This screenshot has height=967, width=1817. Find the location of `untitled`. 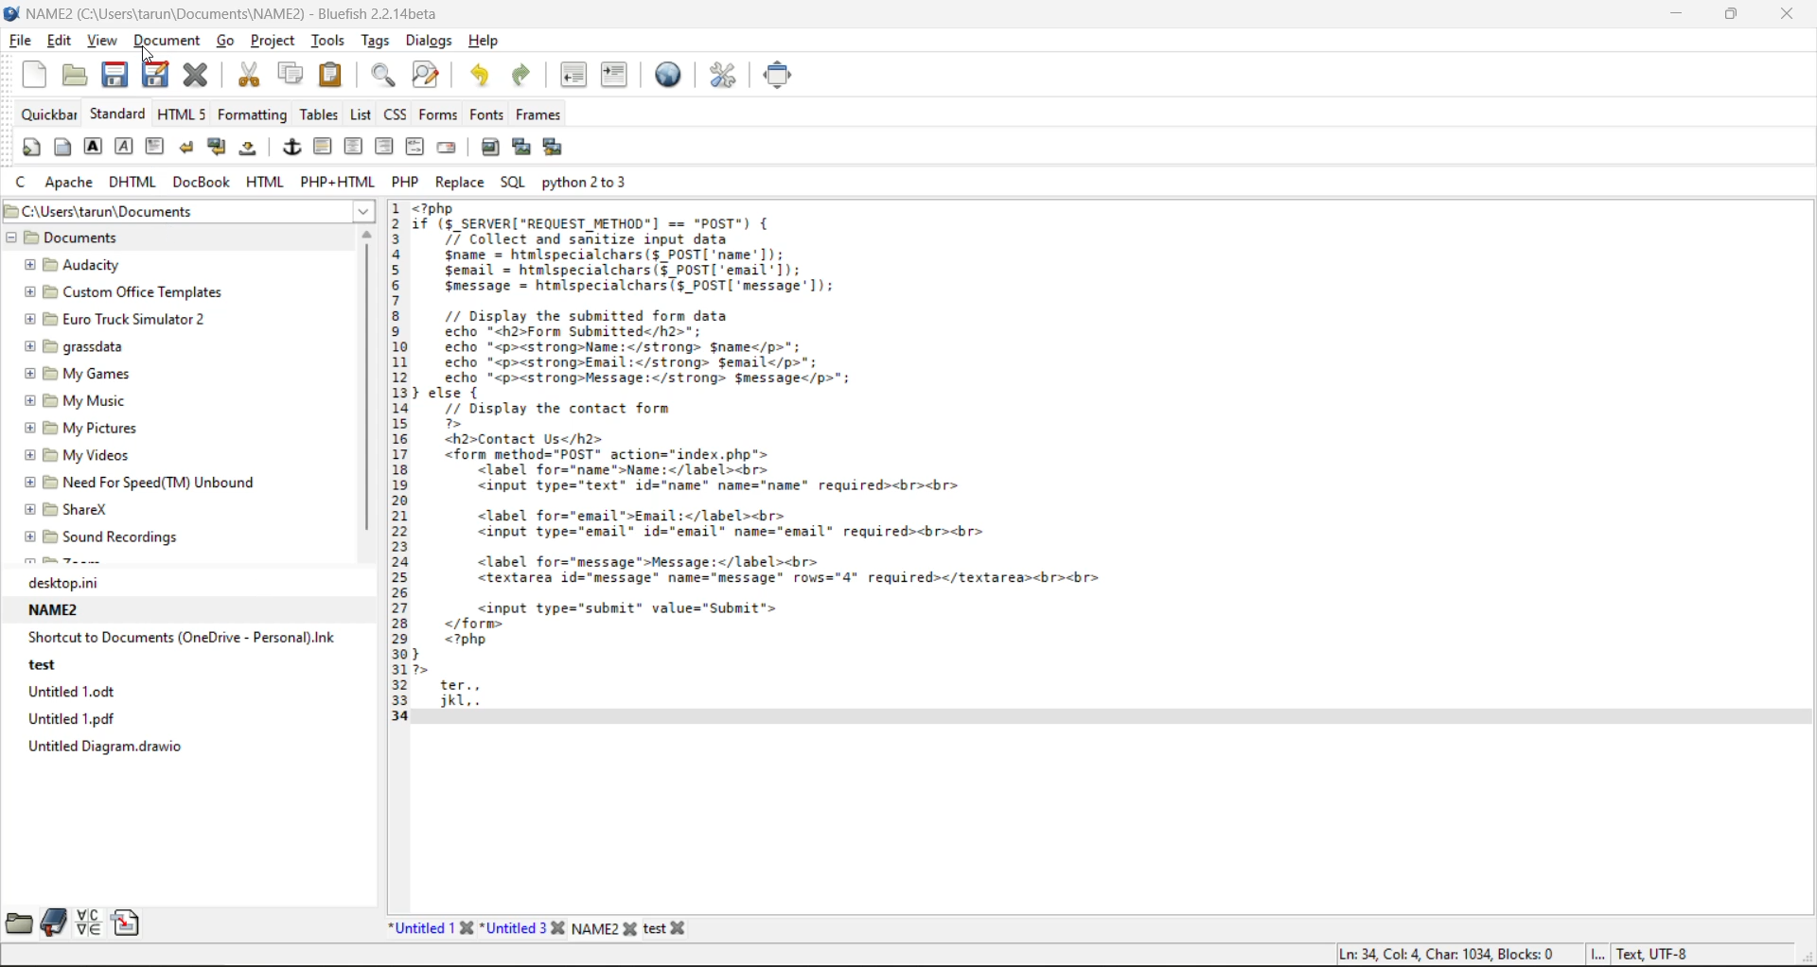

untitled is located at coordinates (79, 693).